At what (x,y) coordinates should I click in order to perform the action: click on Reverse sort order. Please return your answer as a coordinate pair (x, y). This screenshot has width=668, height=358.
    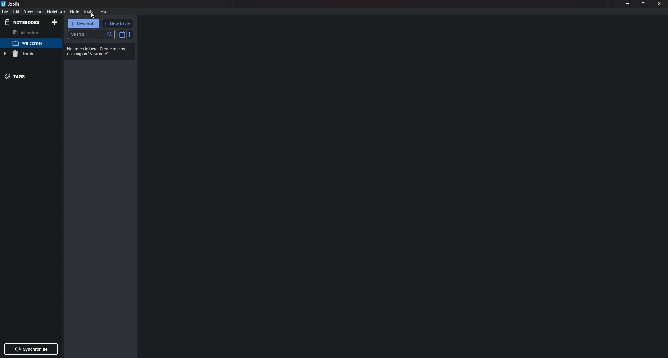
    Looking at the image, I should click on (129, 34).